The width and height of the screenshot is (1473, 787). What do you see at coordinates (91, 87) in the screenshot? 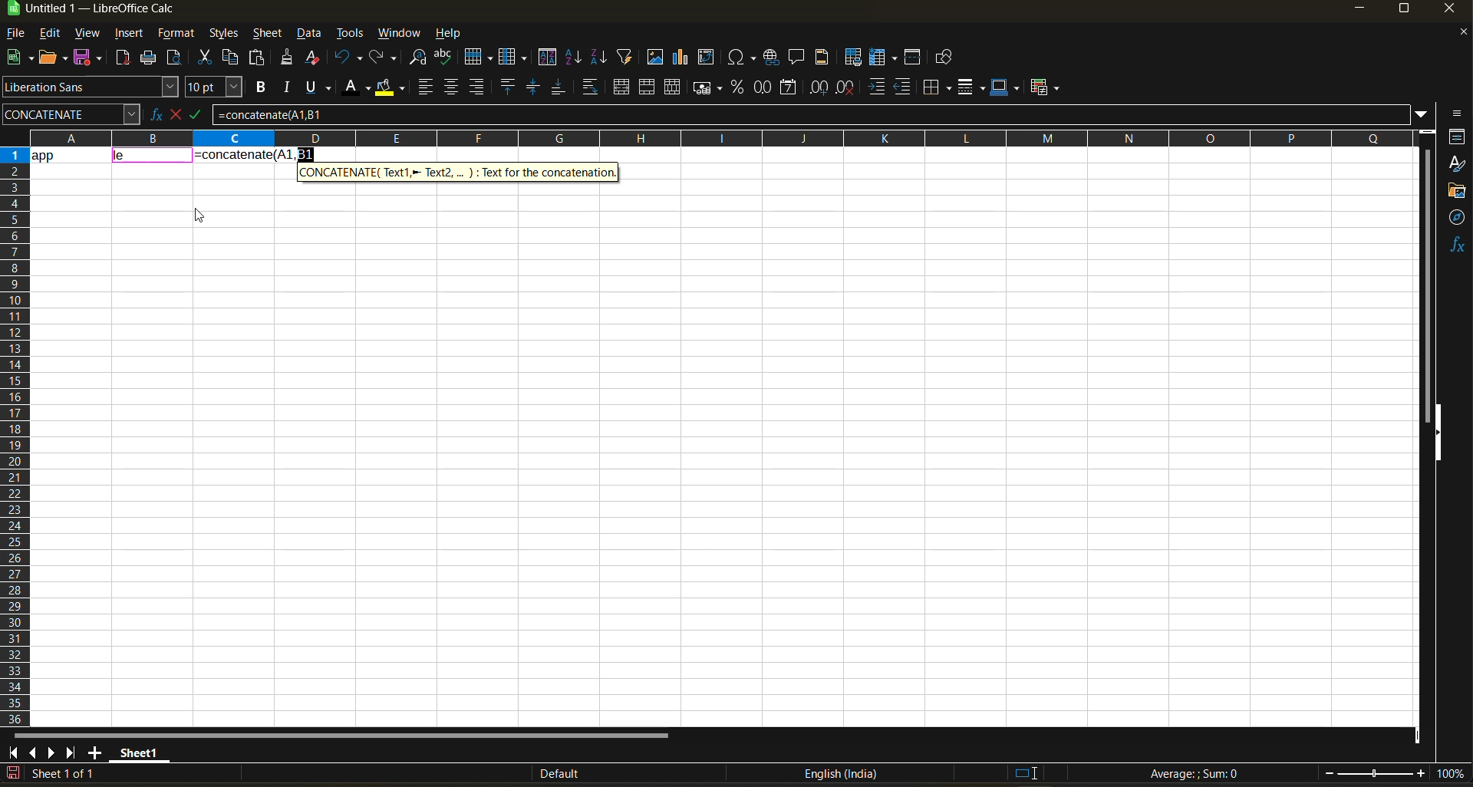
I see `font name` at bounding box center [91, 87].